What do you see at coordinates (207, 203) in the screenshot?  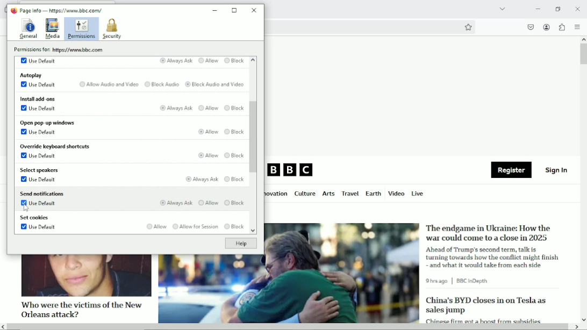 I see `Allow` at bounding box center [207, 203].